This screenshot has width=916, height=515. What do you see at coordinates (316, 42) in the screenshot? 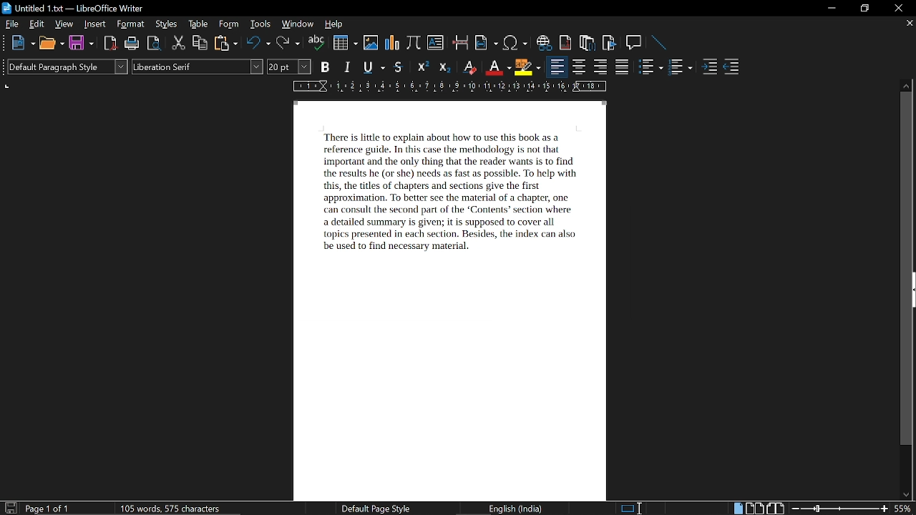
I see `spell check` at bounding box center [316, 42].